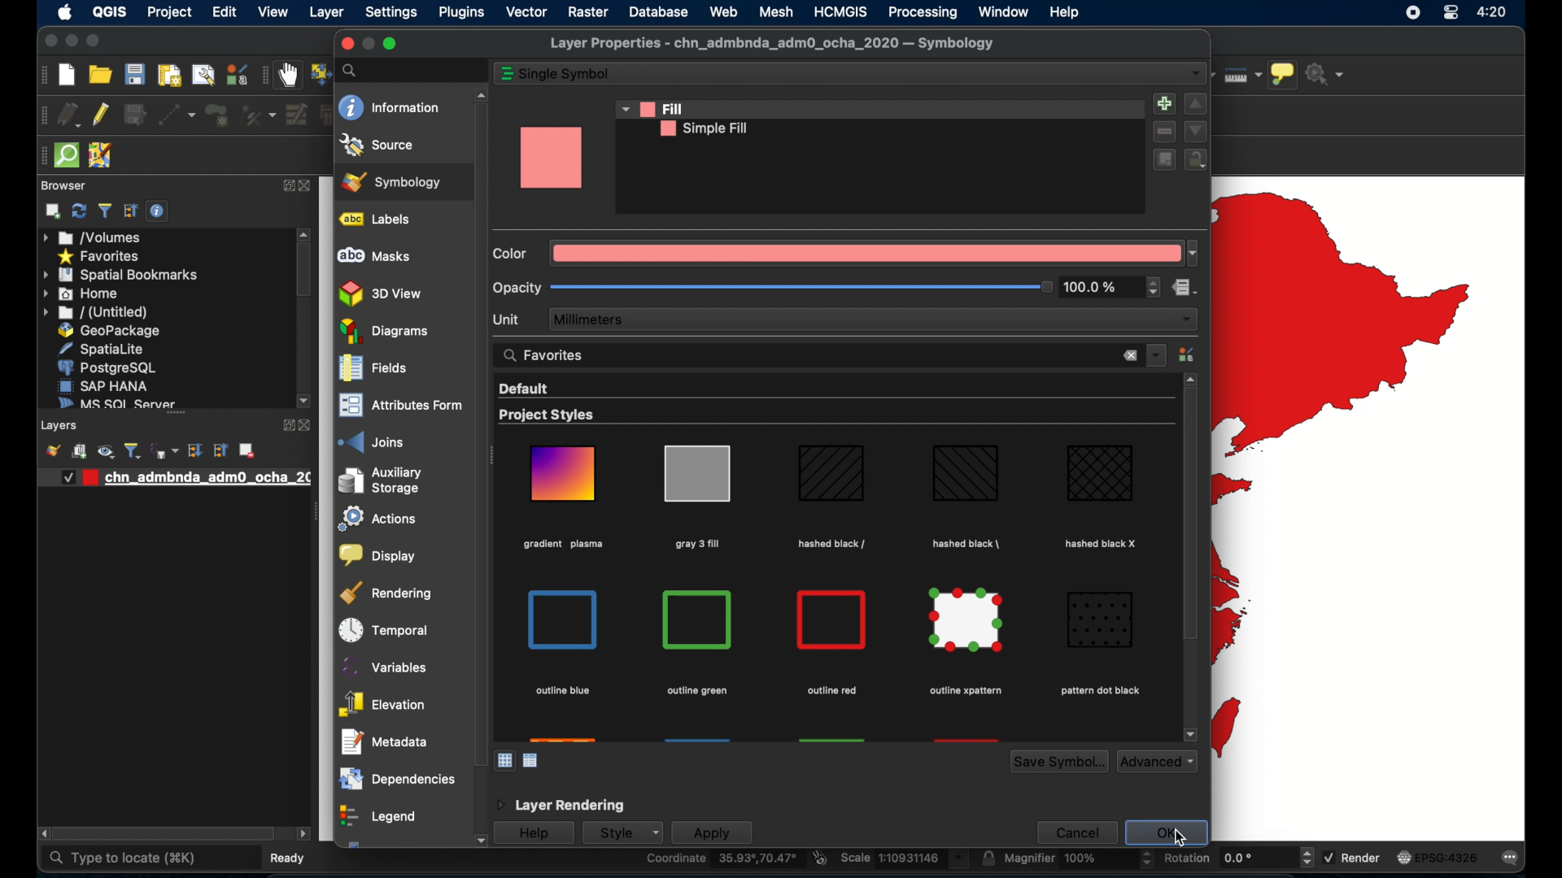  What do you see at coordinates (53, 450) in the screenshot?
I see `open layer styling panel` at bounding box center [53, 450].